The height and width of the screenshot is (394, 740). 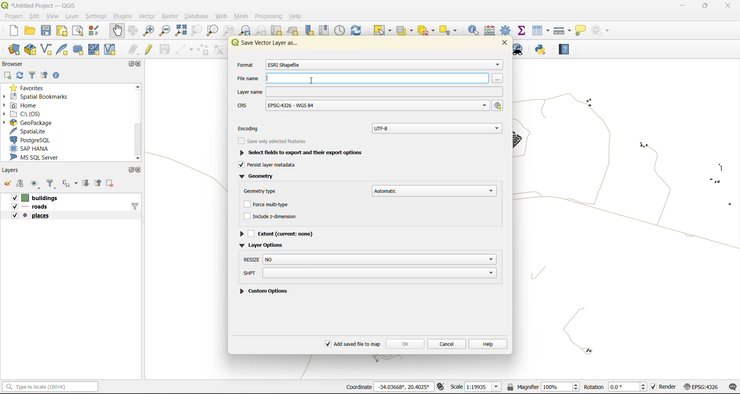 What do you see at coordinates (38, 197) in the screenshot?
I see `Vv [| buildings` at bounding box center [38, 197].